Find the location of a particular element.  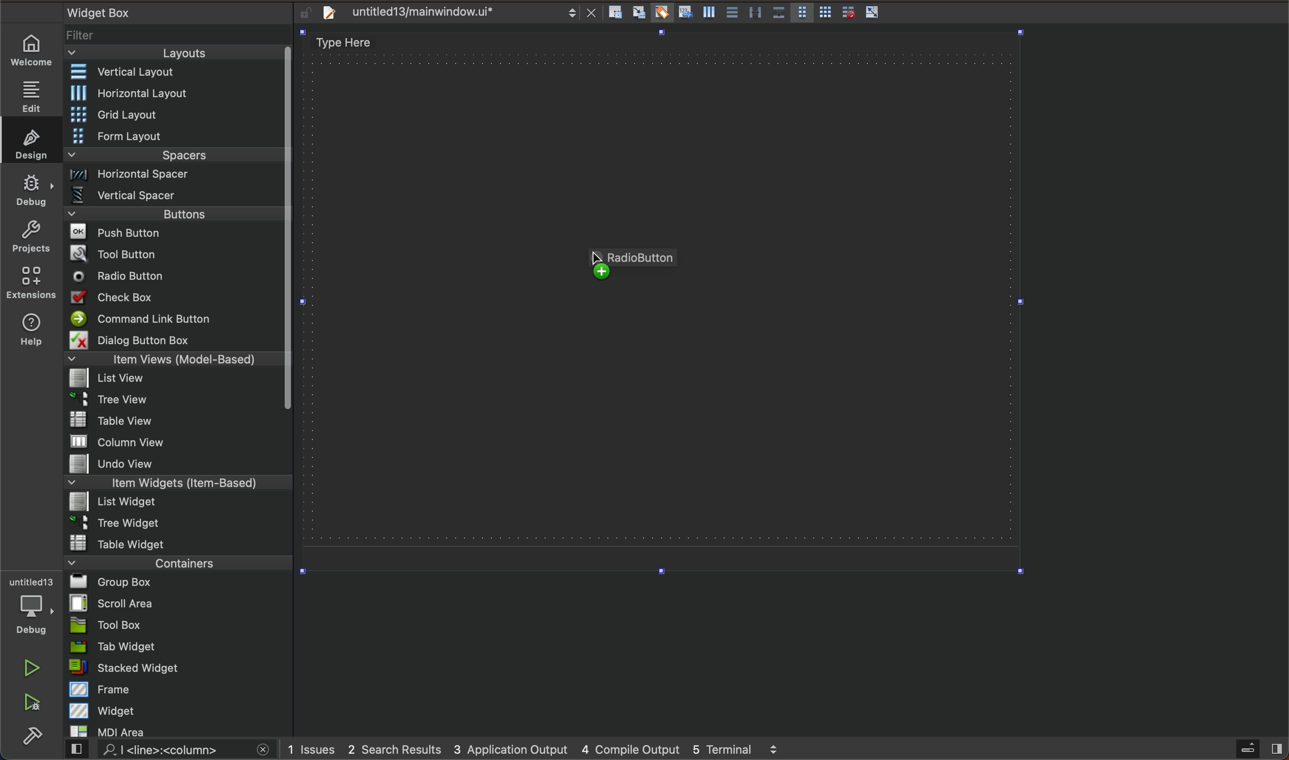

search is located at coordinates (165, 750).